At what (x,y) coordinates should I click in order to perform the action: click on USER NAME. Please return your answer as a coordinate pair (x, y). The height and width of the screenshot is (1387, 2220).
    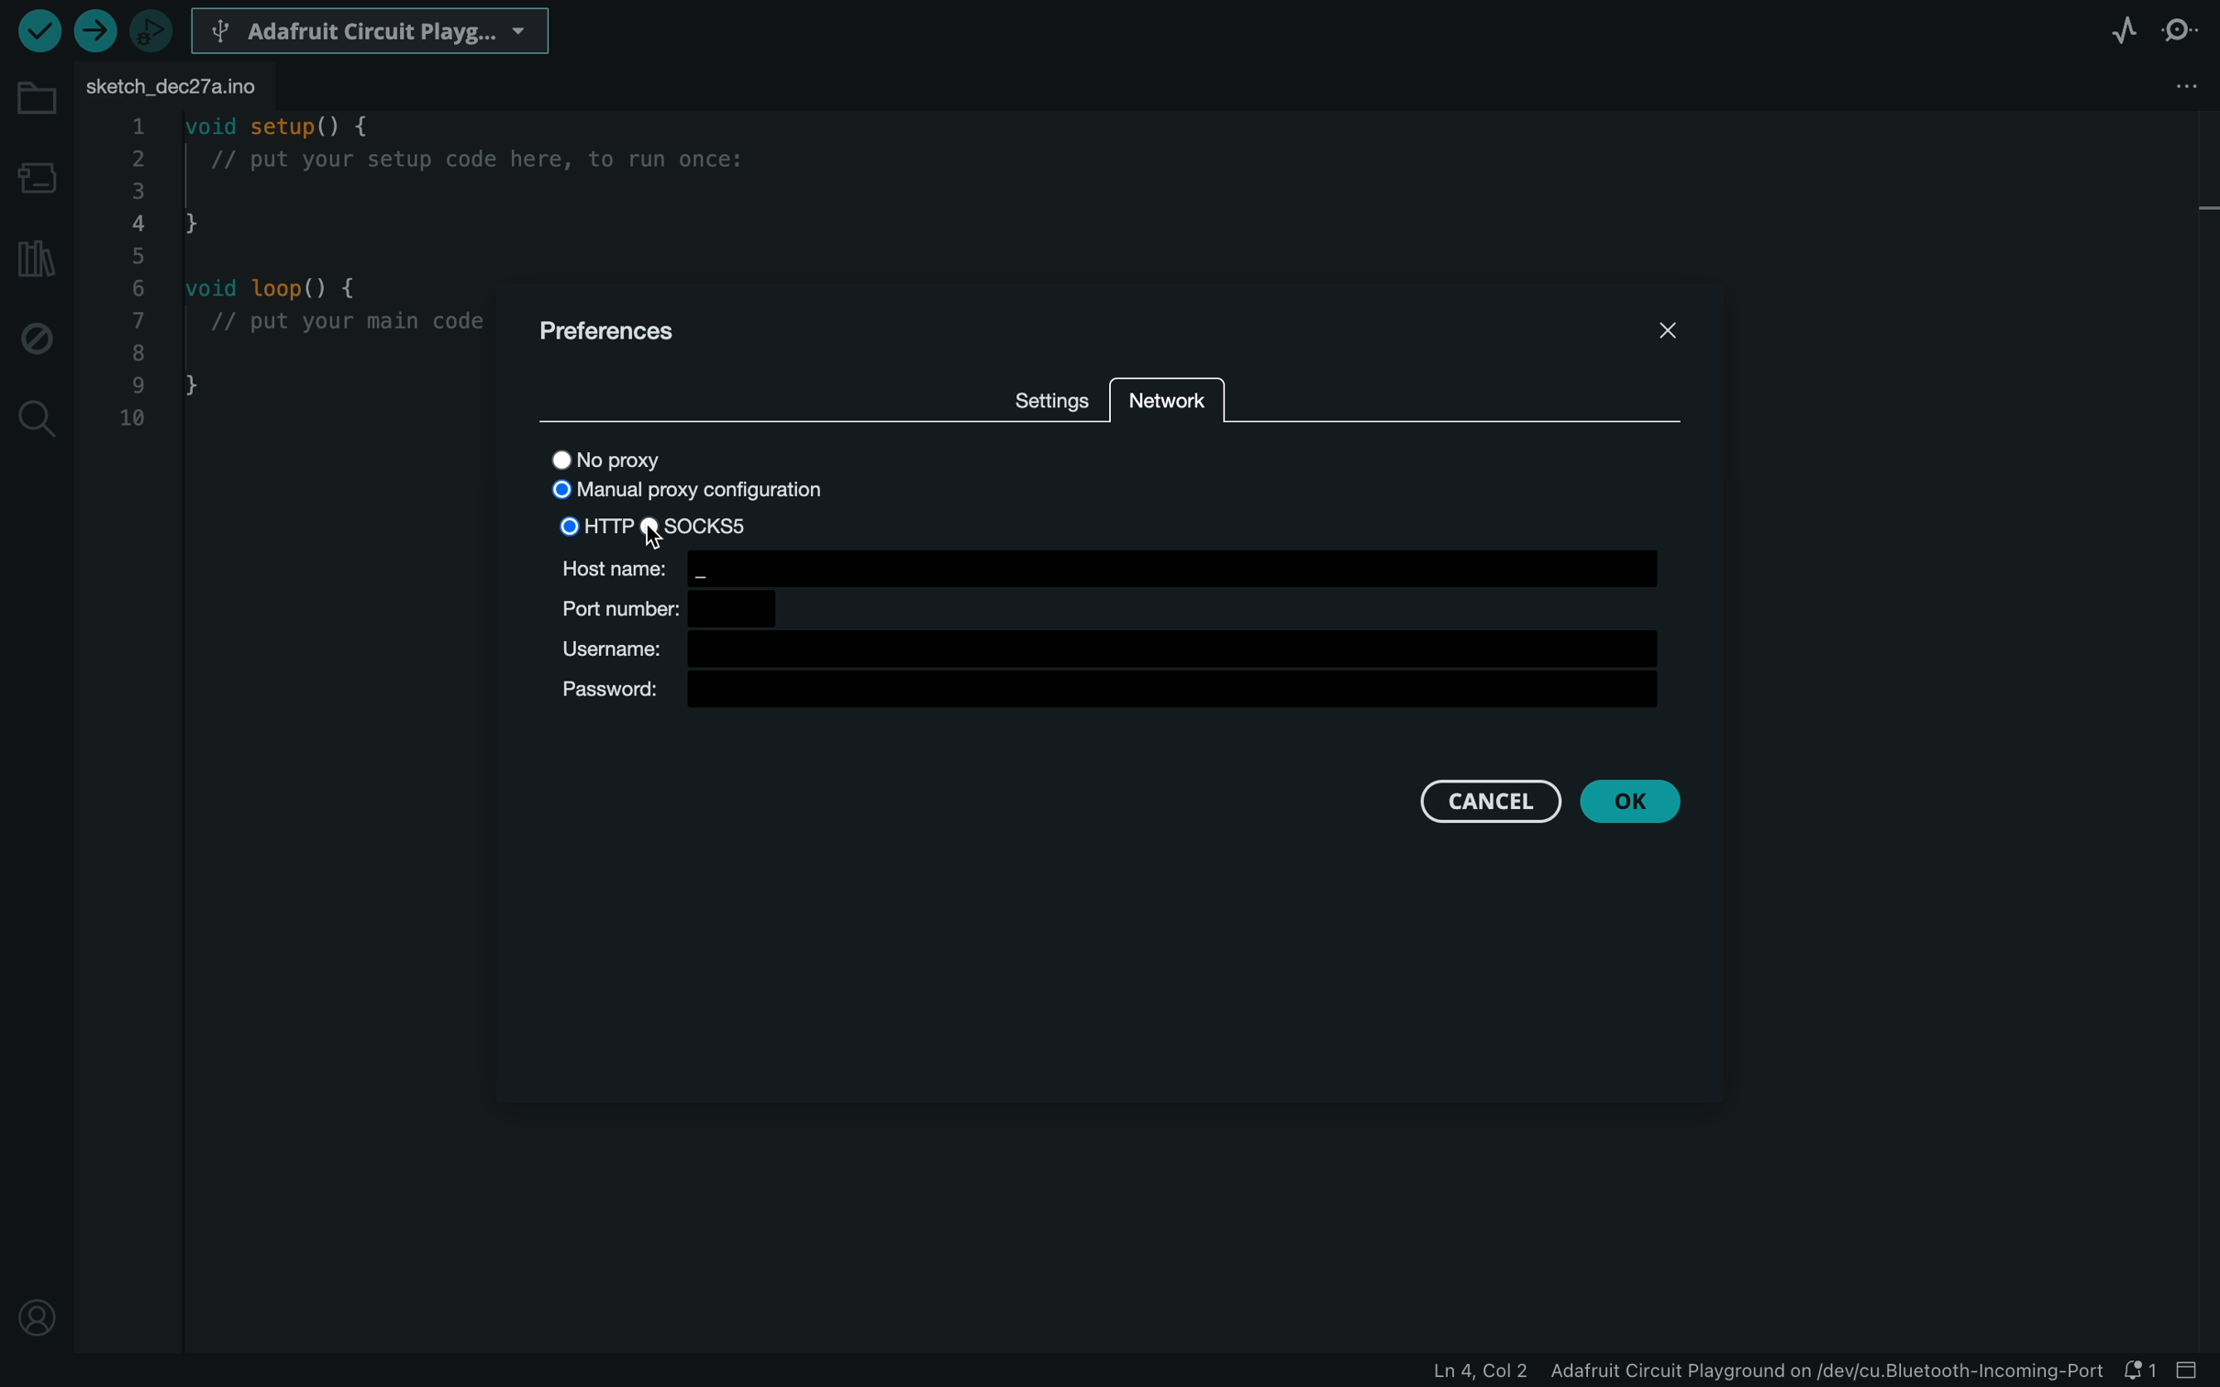
    Looking at the image, I should click on (1104, 648).